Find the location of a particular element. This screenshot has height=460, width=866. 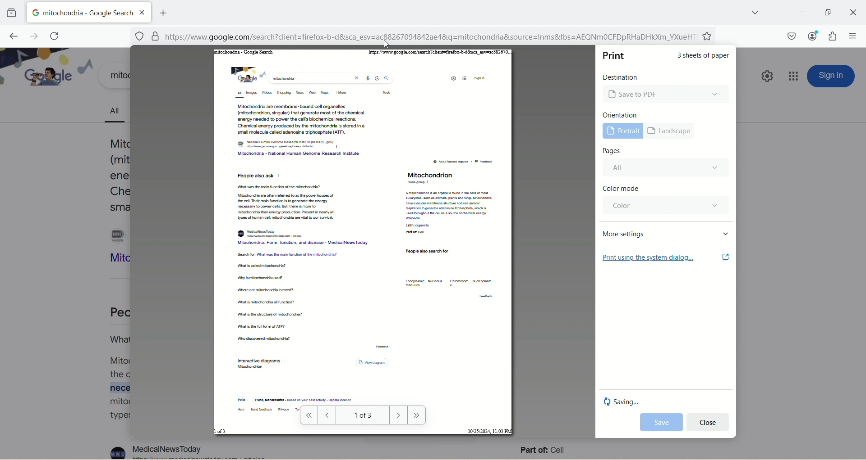

saving is located at coordinates (622, 402).